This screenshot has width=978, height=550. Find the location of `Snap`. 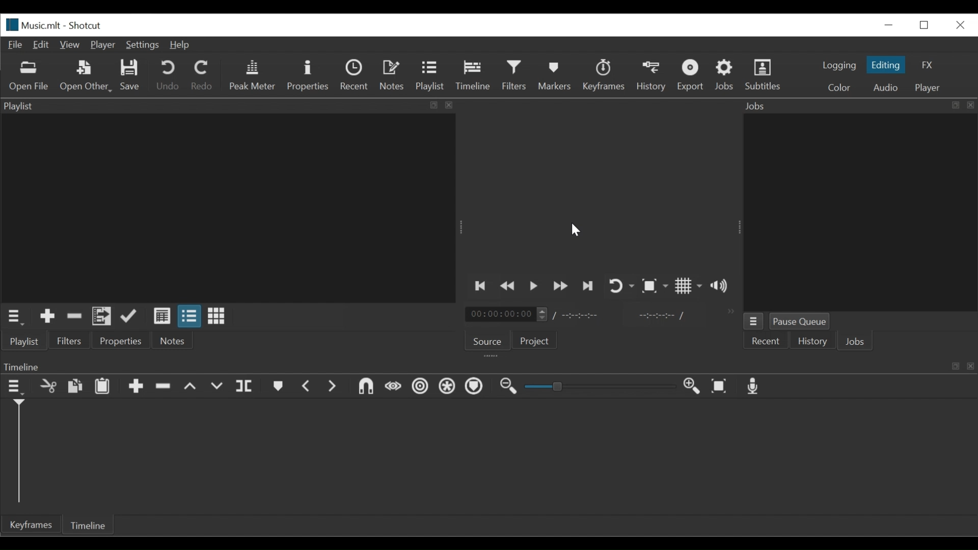

Snap is located at coordinates (367, 386).